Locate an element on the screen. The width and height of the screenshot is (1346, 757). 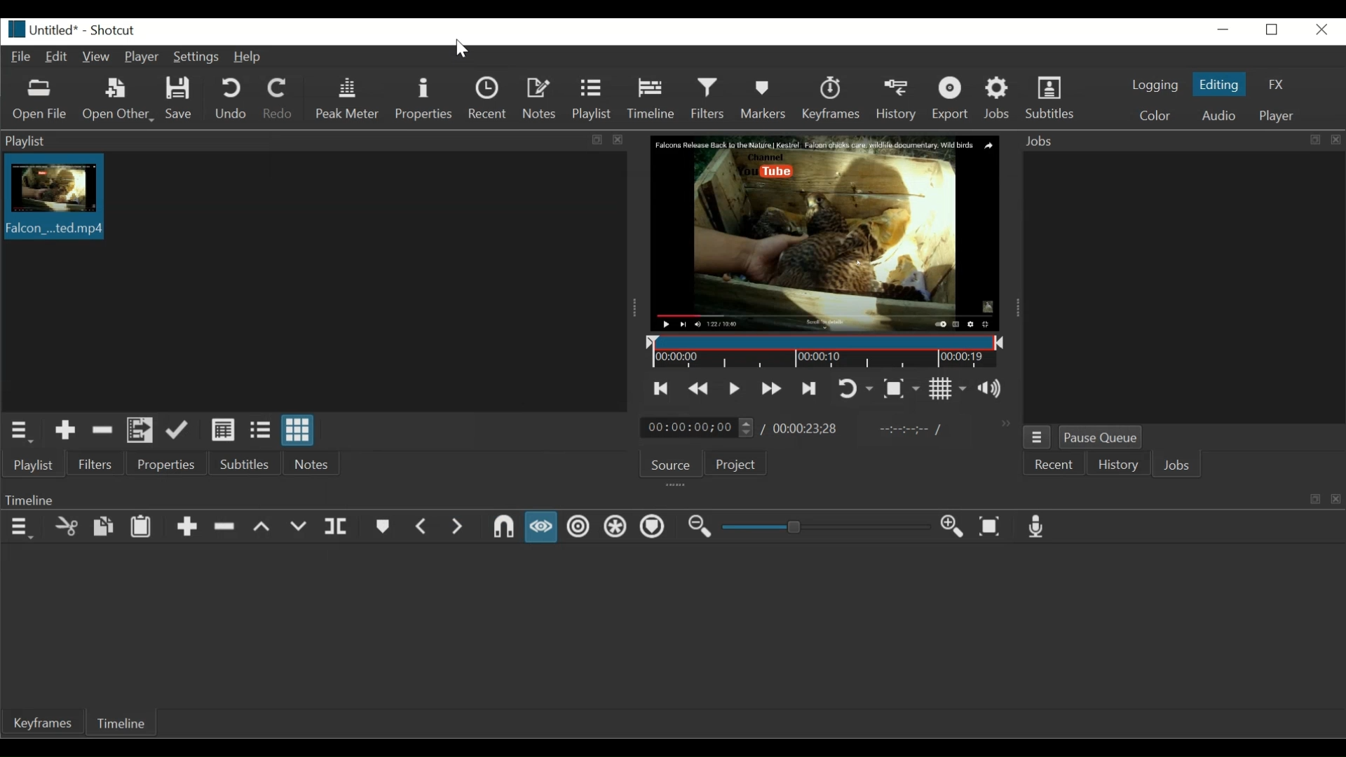
Split at Playhead is located at coordinates (334, 528).